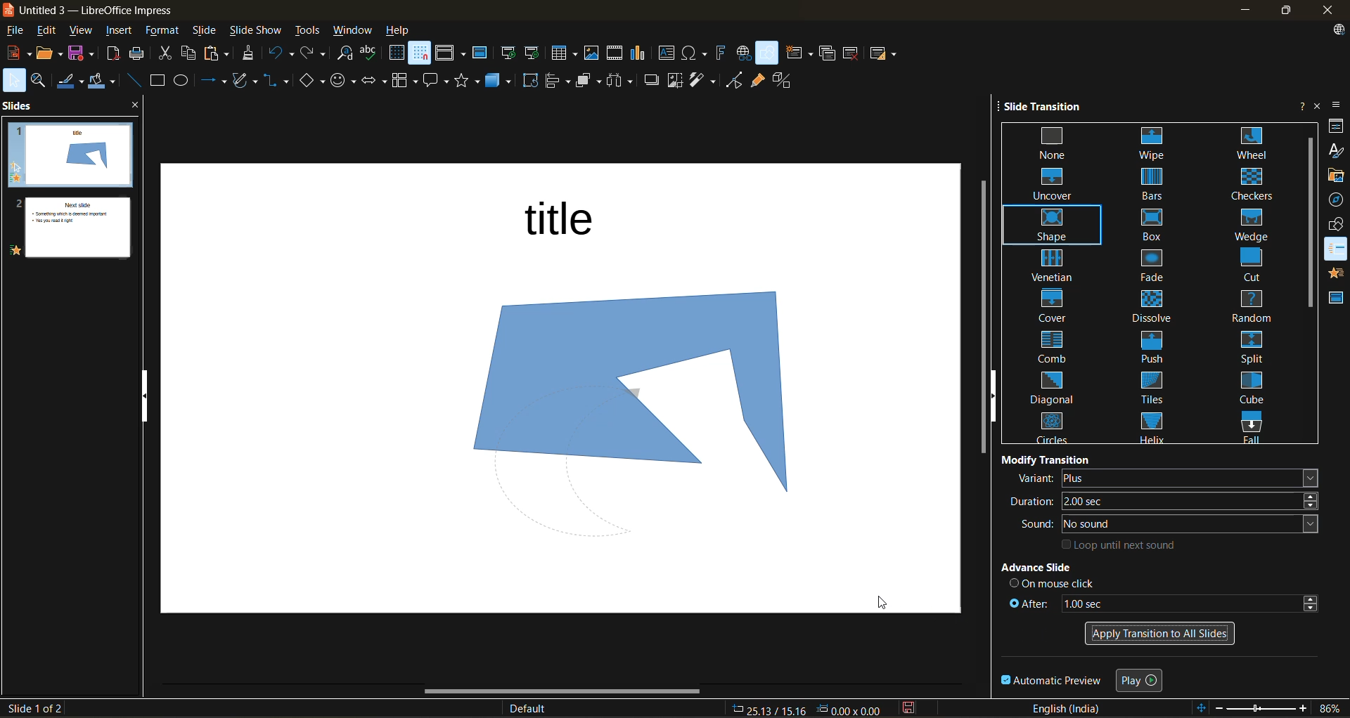  What do you see at coordinates (397, 53) in the screenshot?
I see `display grid` at bounding box center [397, 53].